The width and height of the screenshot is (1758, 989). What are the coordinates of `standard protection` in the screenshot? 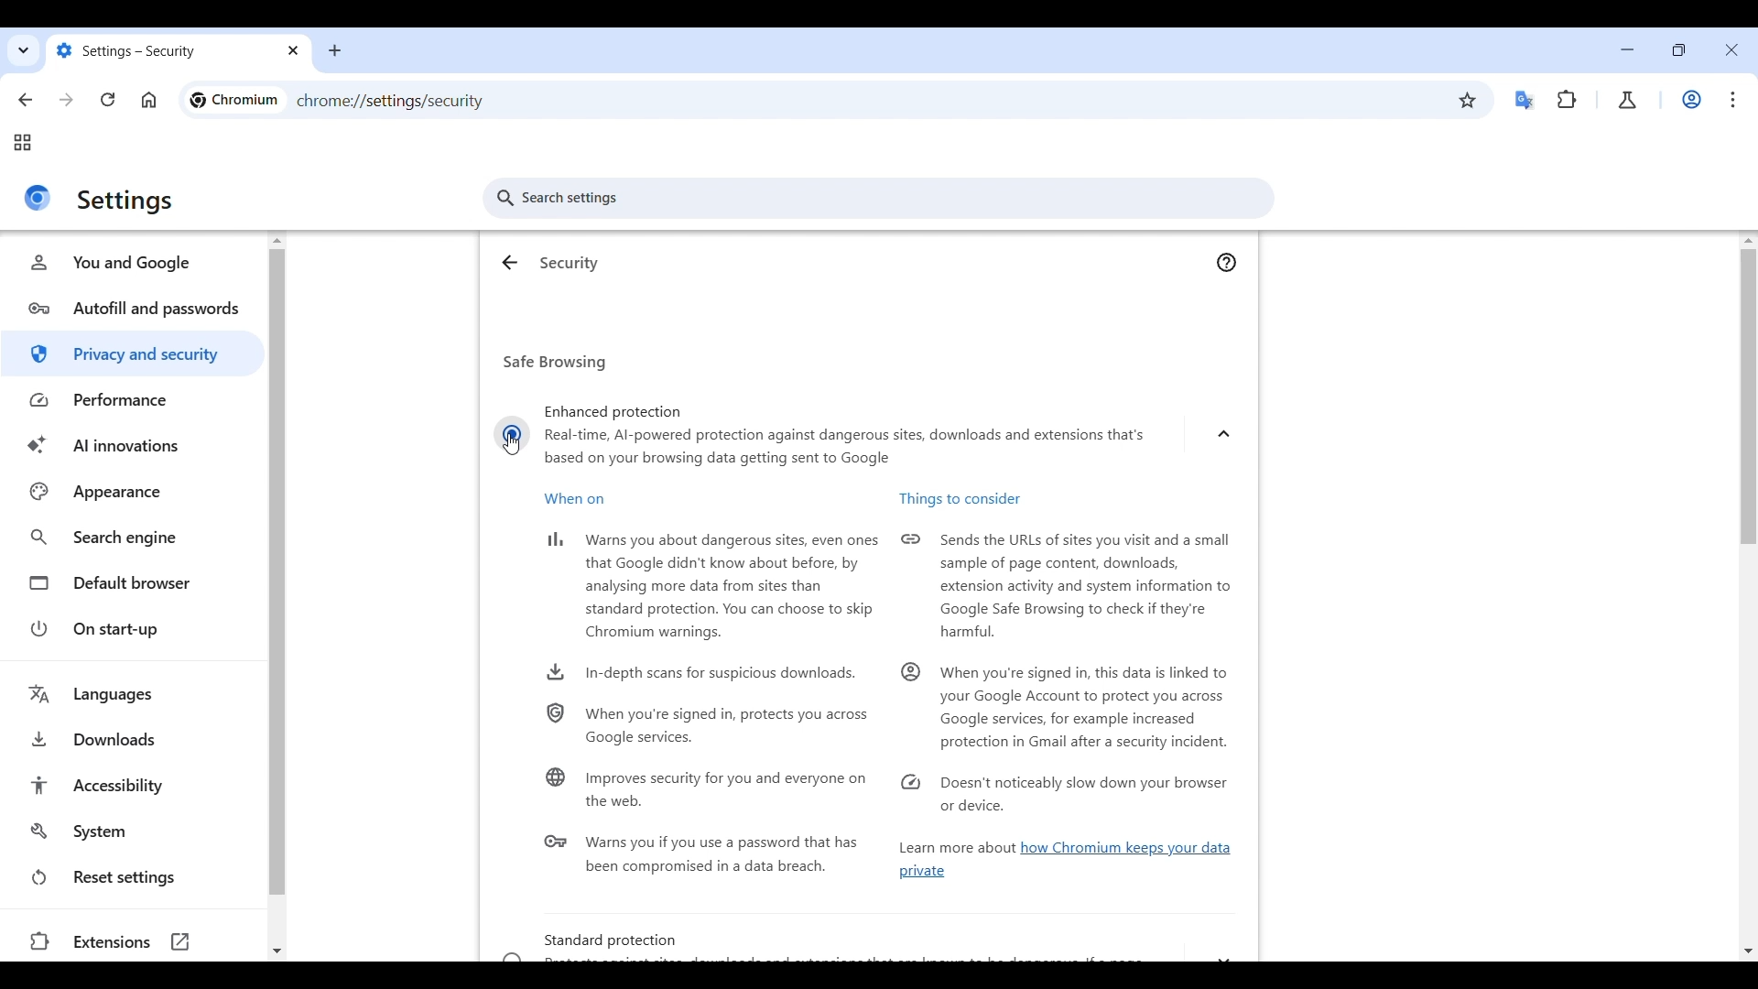 It's located at (866, 946).